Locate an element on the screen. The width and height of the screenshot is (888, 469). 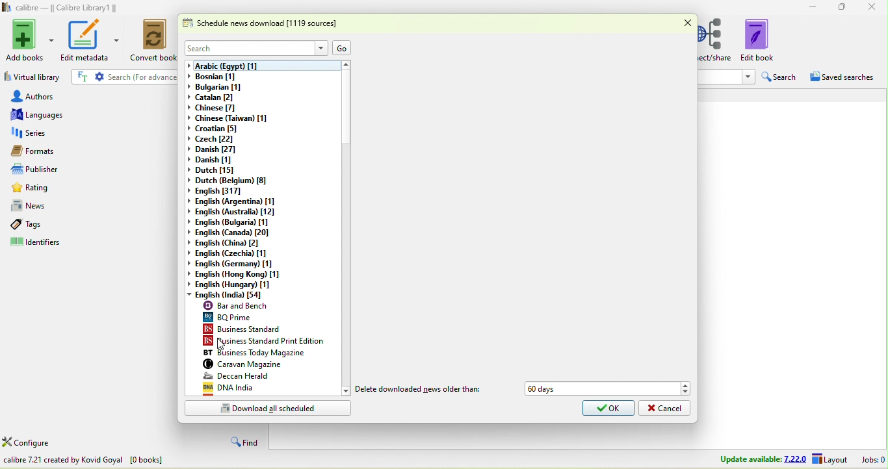
news is located at coordinates (93, 207).